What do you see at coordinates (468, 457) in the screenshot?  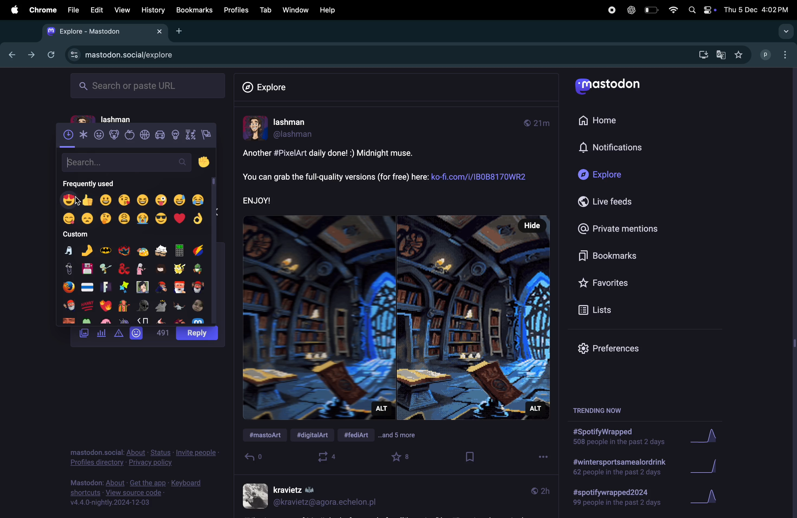 I see `book mark` at bounding box center [468, 457].